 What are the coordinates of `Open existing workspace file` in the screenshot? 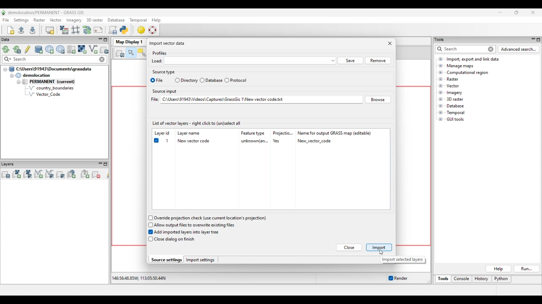 It's located at (21, 30).